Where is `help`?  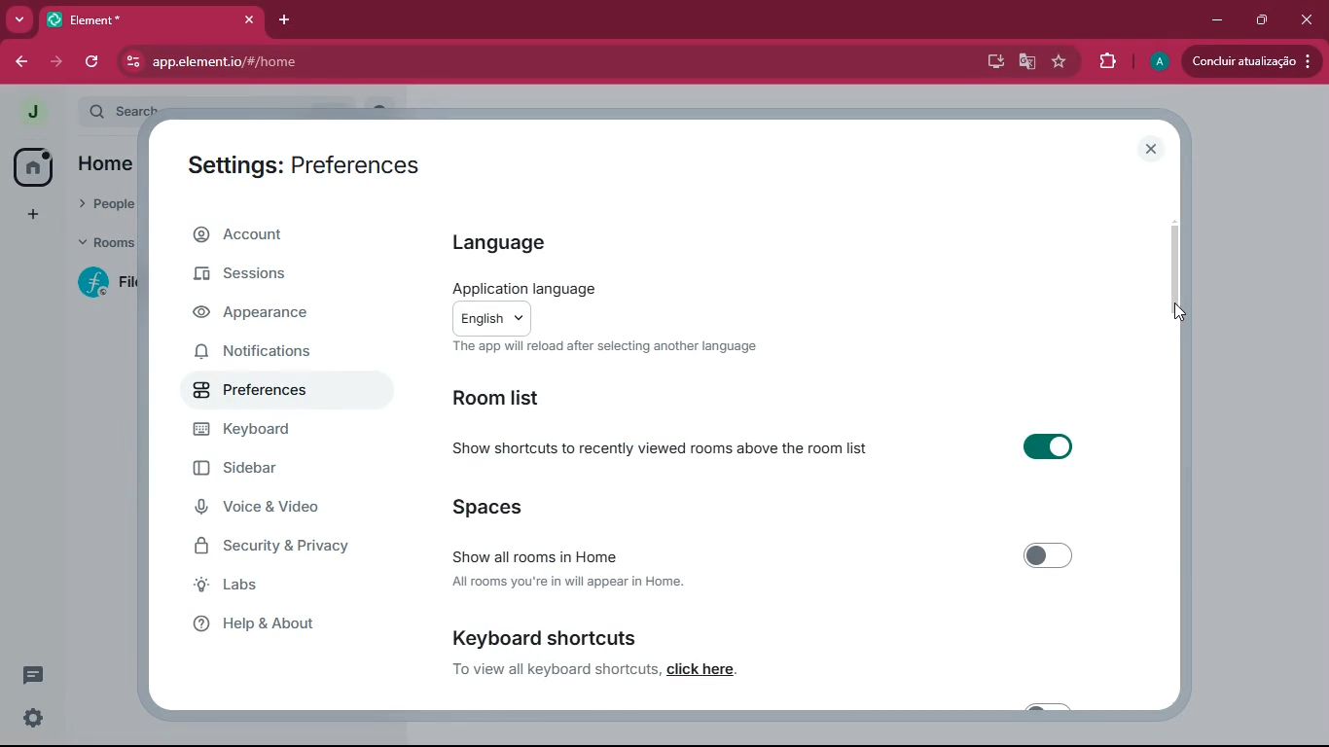
help is located at coordinates (269, 623).